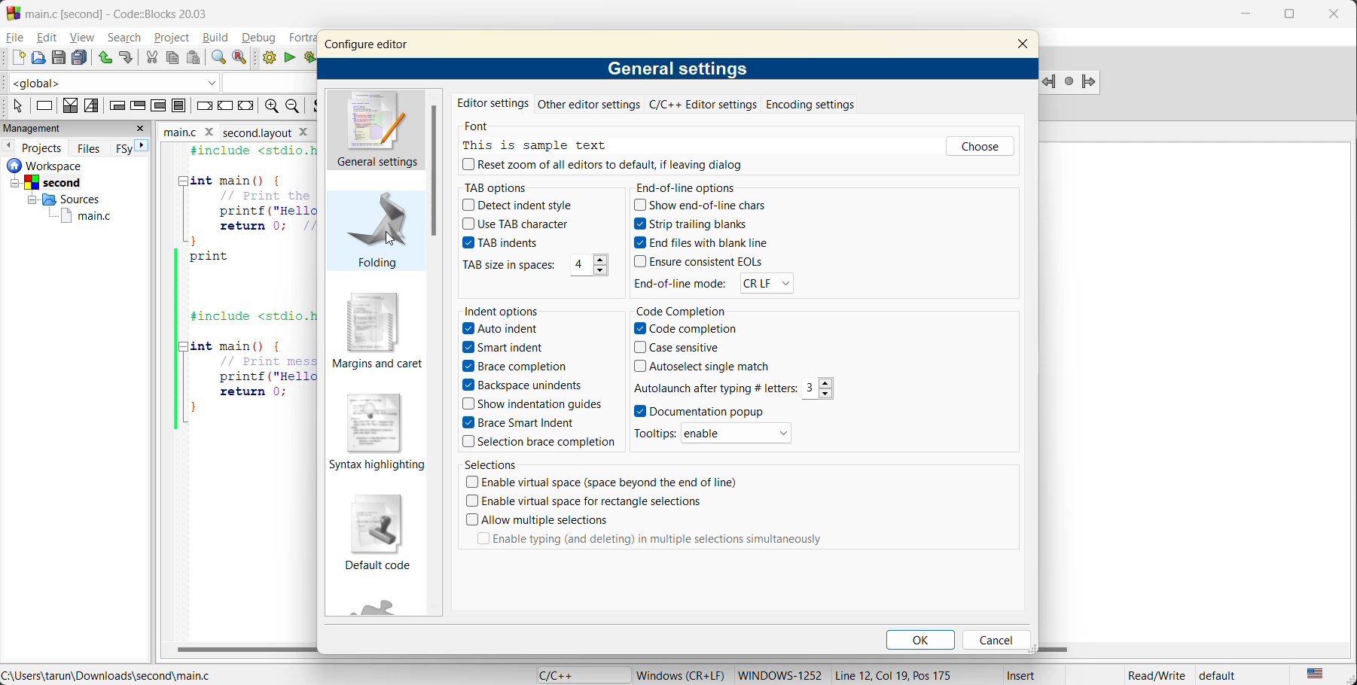 Image resolution: width=1357 pixels, height=685 pixels. Describe the element at coordinates (677, 346) in the screenshot. I see `Case sensitive` at that location.